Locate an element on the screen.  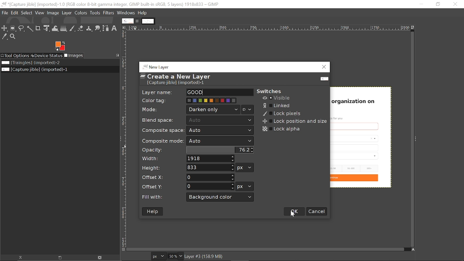
File is located at coordinates (4, 12).